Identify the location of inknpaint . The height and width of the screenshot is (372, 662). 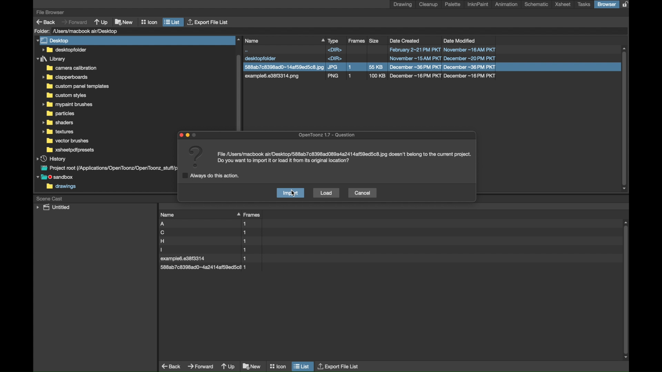
(478, 4).